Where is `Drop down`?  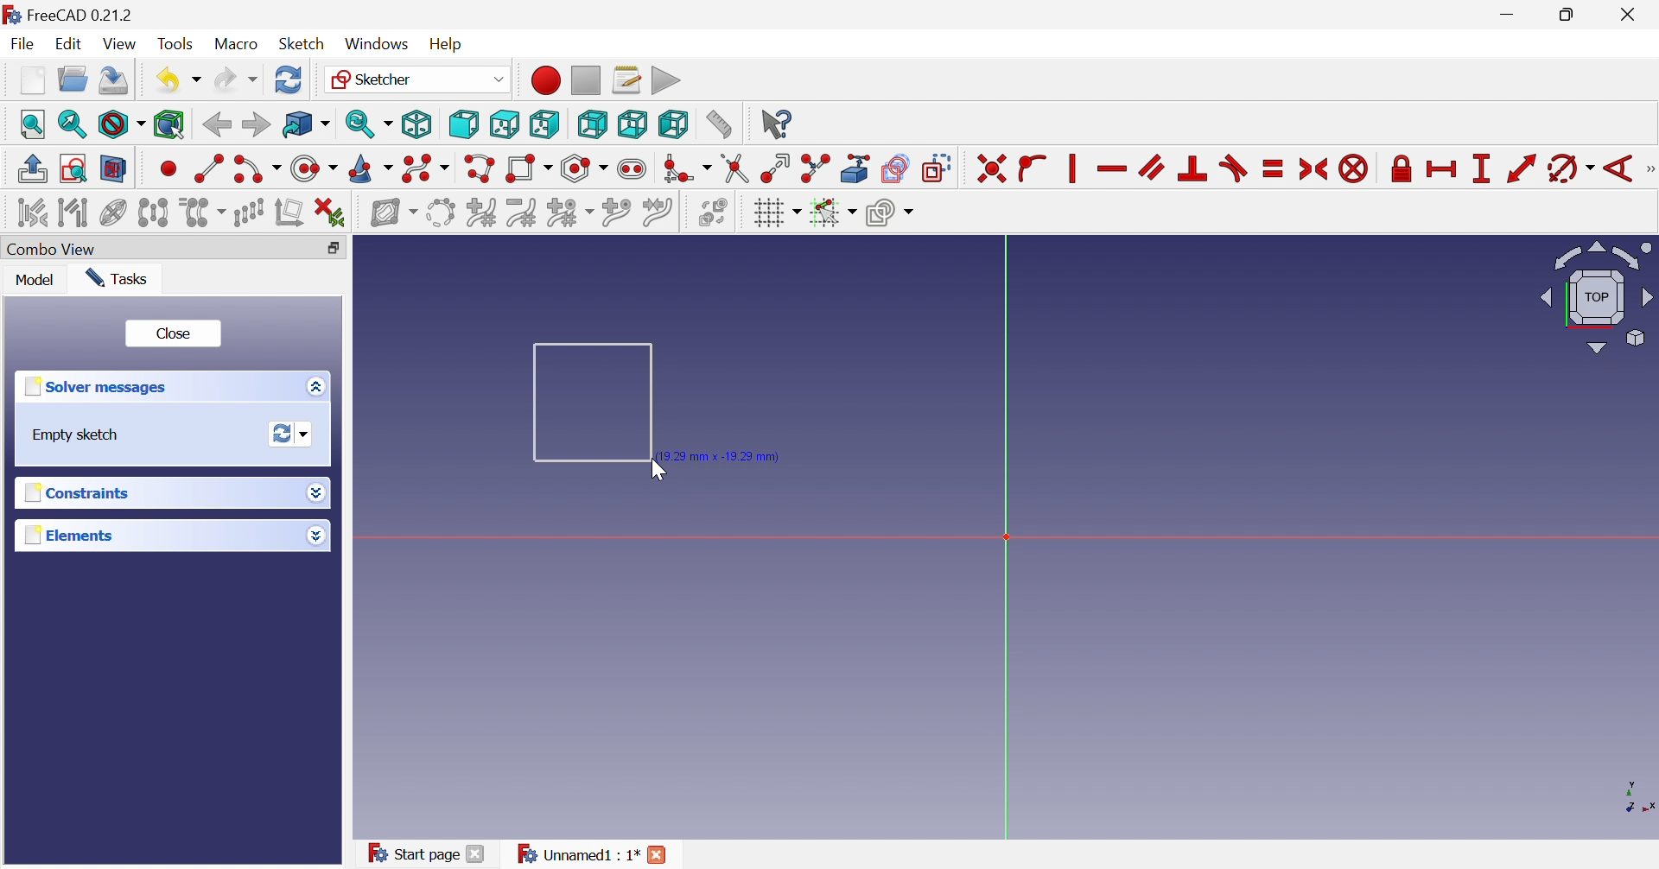 Drop down is located at coordinates (315, 491).